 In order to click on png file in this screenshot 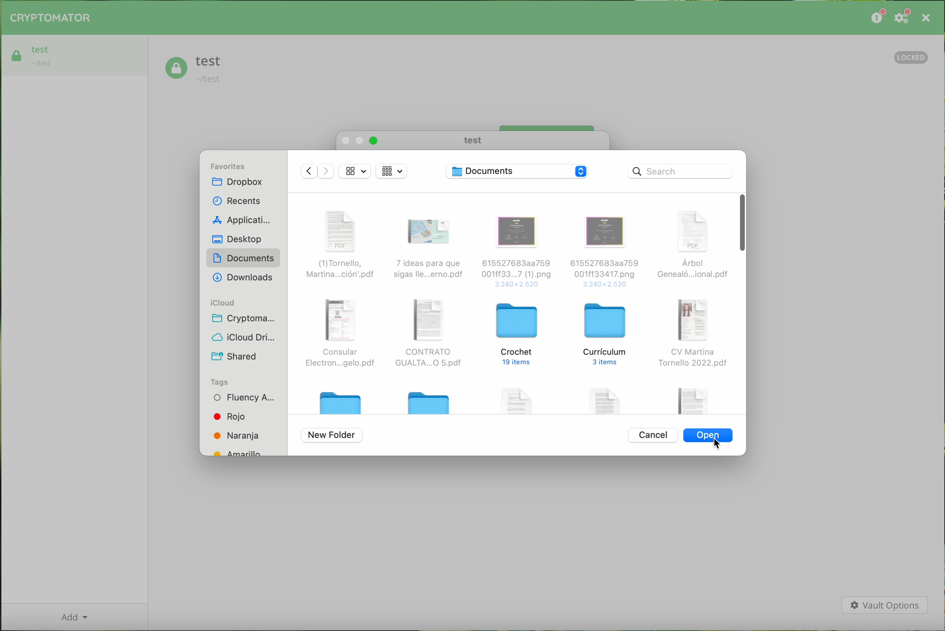, I will do `click(517, 250)`.